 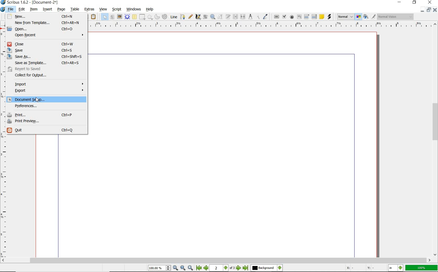 I want to click on print, so click(x=46, y=114).